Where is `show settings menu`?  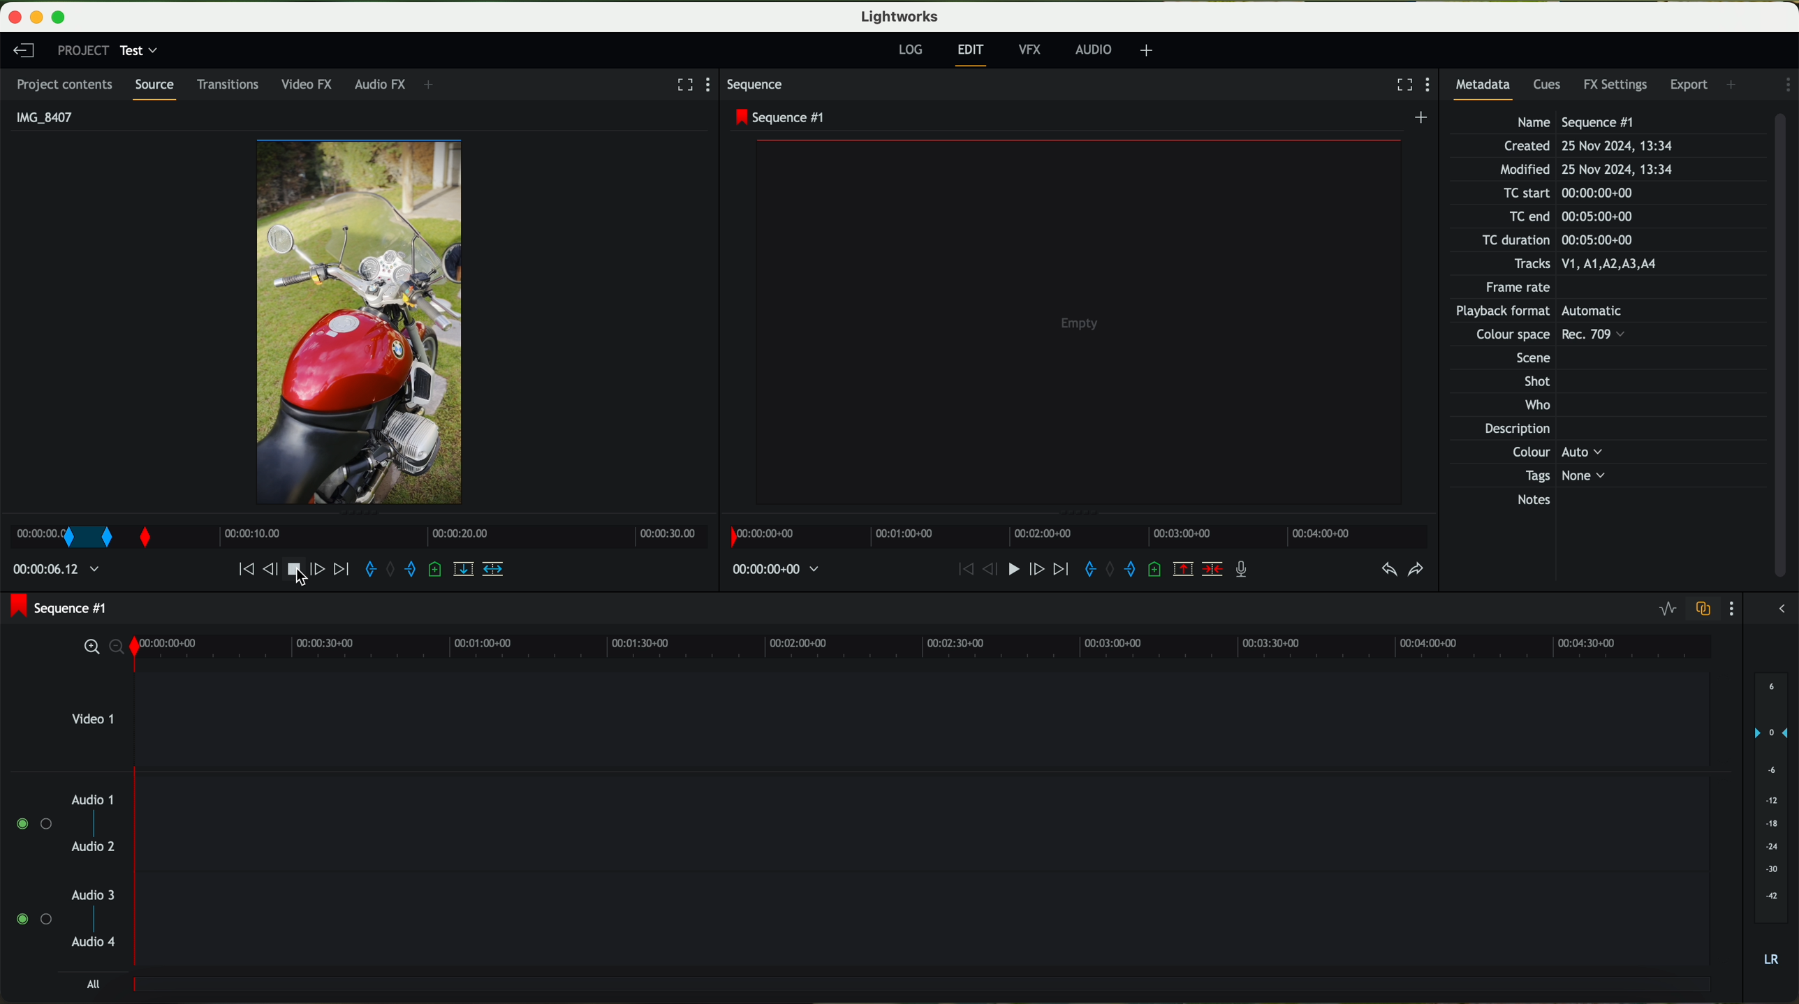 show settings menu is located at coordinates (1431, 86).